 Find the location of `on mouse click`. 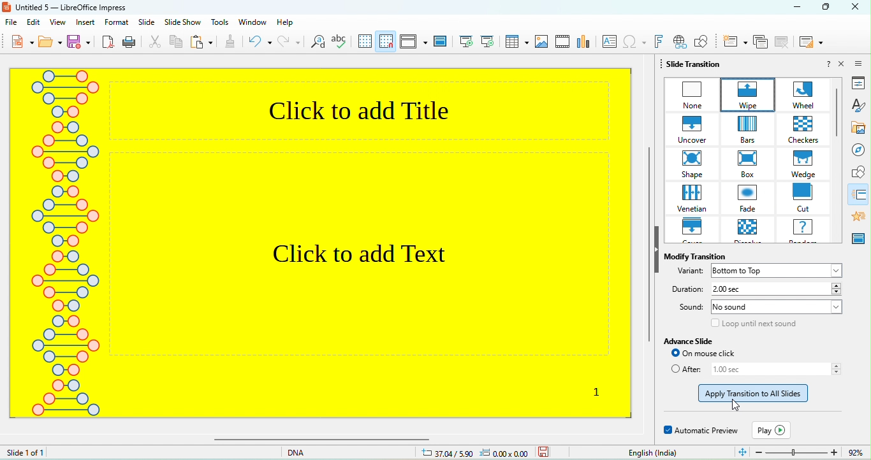

on mouse click is located at coordinates (722, 355).